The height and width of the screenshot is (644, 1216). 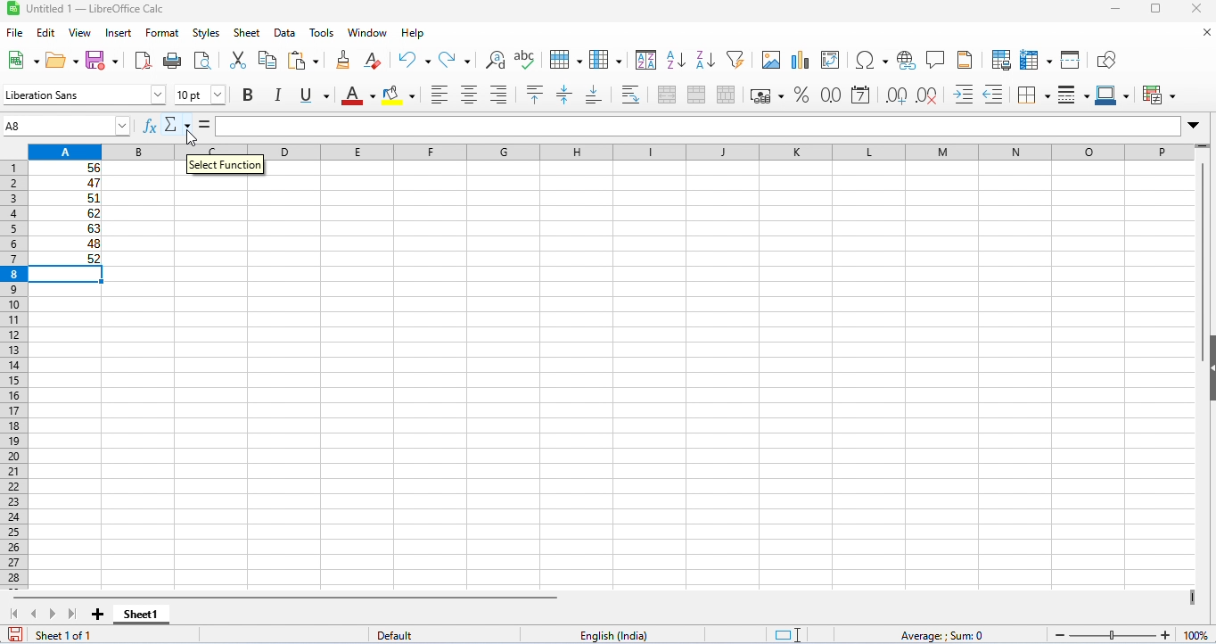 I want to click on print, so click(x=171, y=60).